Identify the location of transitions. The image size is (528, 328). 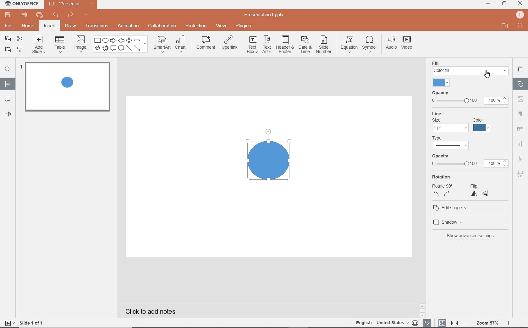
(97, 25).